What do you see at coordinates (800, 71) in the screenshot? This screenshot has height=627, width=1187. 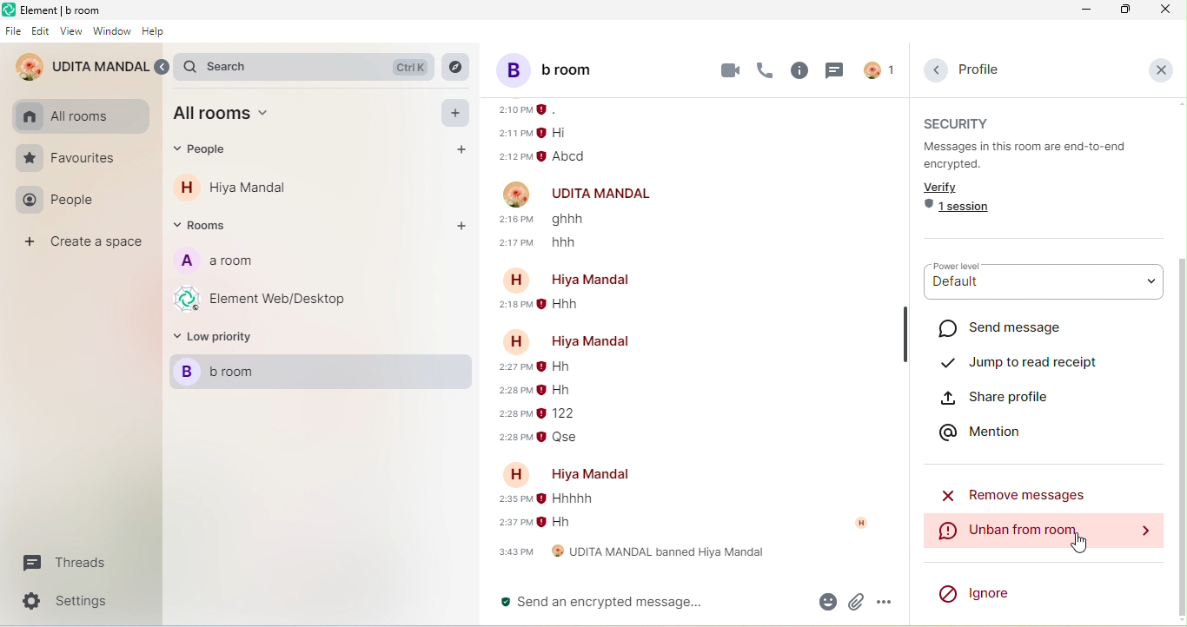 I see `room info` at bounding box center [800, 71].